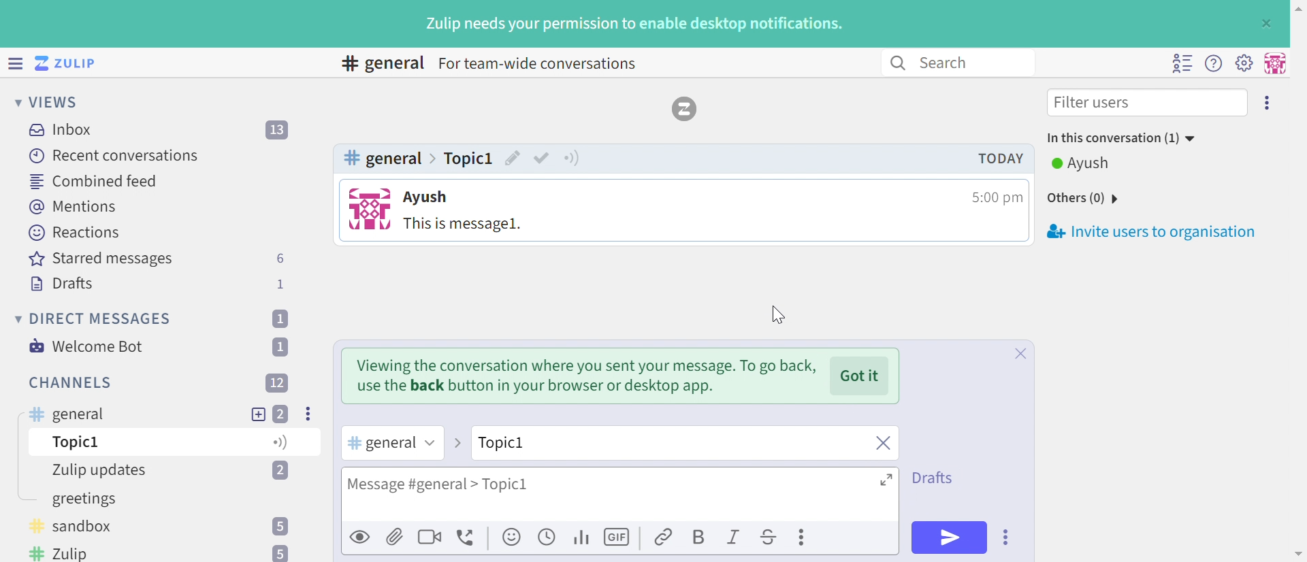 This screenshot has width=1307, height=562. Describe the element at coordinates (88, 346) in the screenshot. I see `Welcome Bot` at that location.